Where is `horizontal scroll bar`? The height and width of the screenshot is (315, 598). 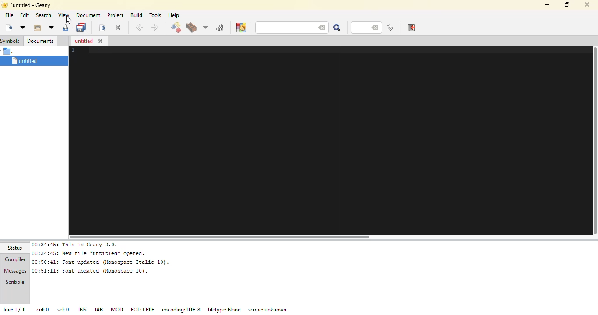
horizontal scroll bar is located at coordinates (227, 236).